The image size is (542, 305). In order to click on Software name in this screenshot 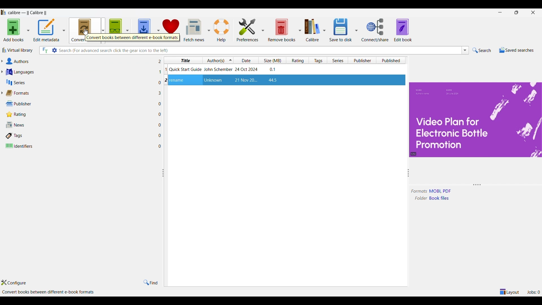, I will do `click(29, 13)`.